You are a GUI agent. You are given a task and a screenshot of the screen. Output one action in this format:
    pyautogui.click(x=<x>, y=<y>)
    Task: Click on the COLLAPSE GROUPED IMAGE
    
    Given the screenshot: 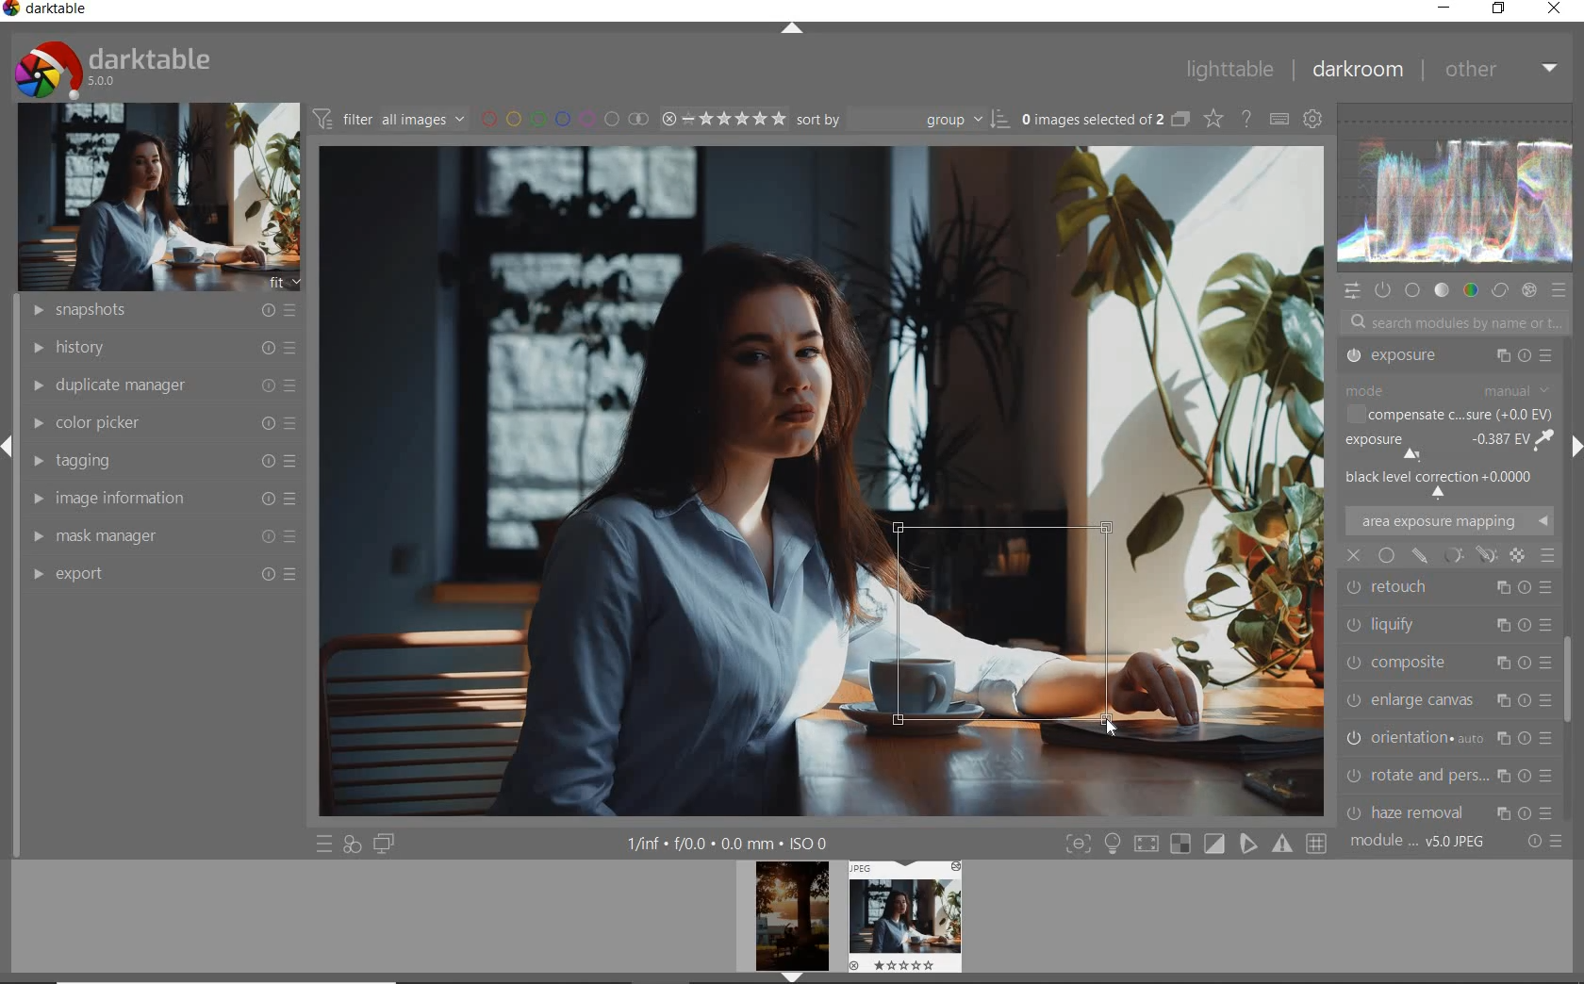 What is the action you would take?
    pyautogui.click(x=1180, y=121)
    